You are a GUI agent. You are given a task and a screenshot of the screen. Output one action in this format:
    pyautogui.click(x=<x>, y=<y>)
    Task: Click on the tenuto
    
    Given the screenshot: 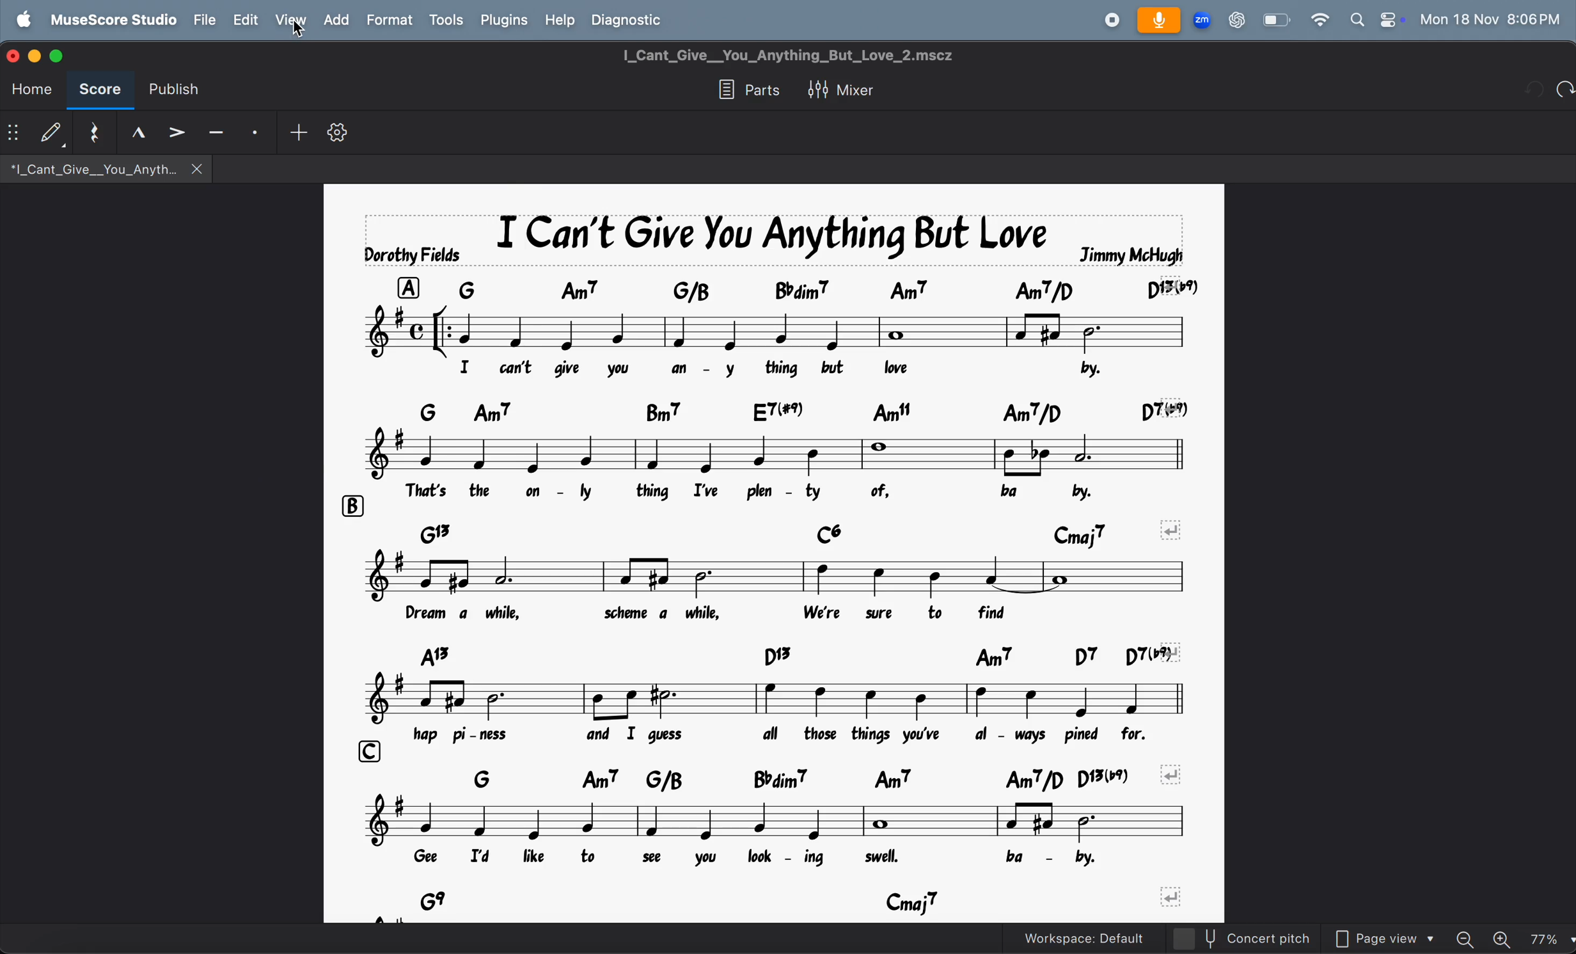 What is the action you would take?
    pyautogui.click(x=216, y=130)
    